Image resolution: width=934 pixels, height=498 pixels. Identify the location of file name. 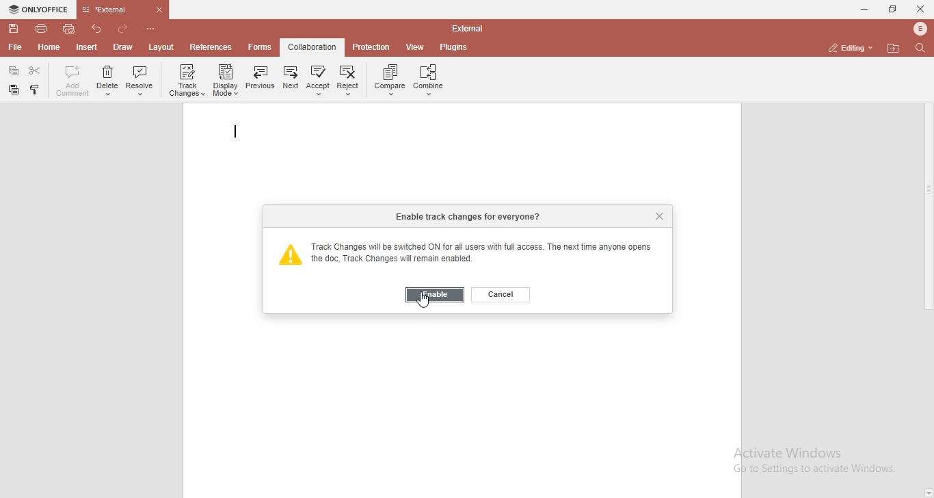
(467, 27).